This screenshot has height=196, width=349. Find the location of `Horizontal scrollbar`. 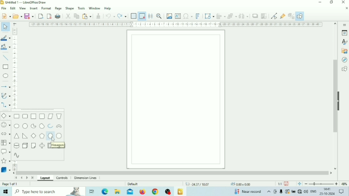

Horizontal scrollbar is located at coordinates (173, 173).